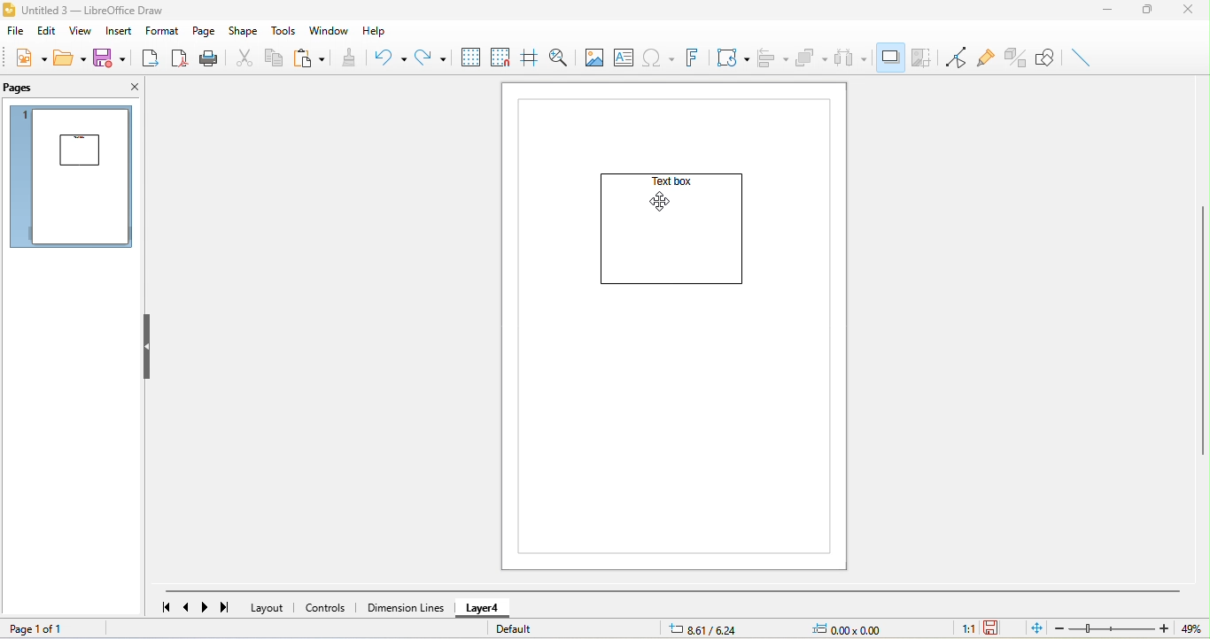 This screenshot has width=1210, height=639. What do you see at coordinates (245, 58) in the screenshot?
I see `cut` at bounding box center [245, 58].